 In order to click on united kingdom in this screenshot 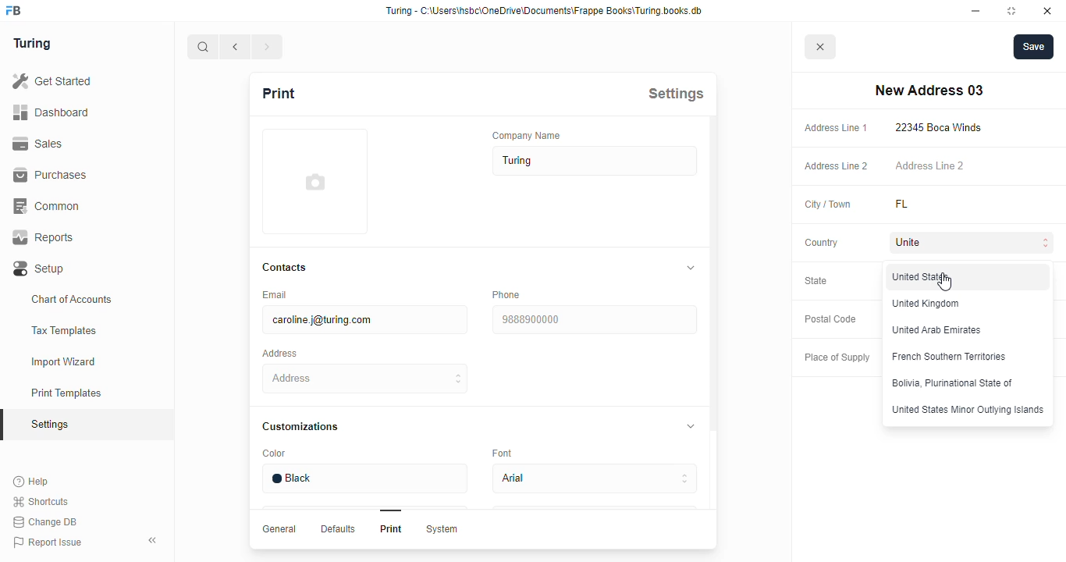, I will do `click(926, 304)`.